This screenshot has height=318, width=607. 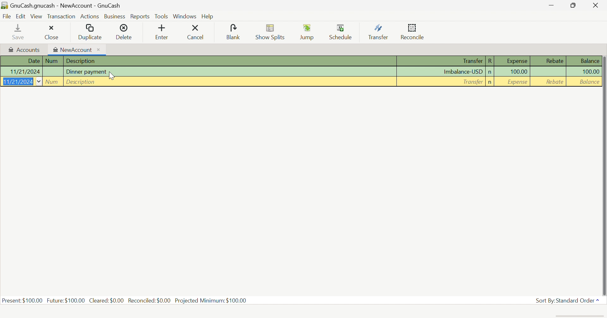 What do you see at coordinates (589, 82) in the screenshot?
I see `Balance` at bounding box center [589, 82].